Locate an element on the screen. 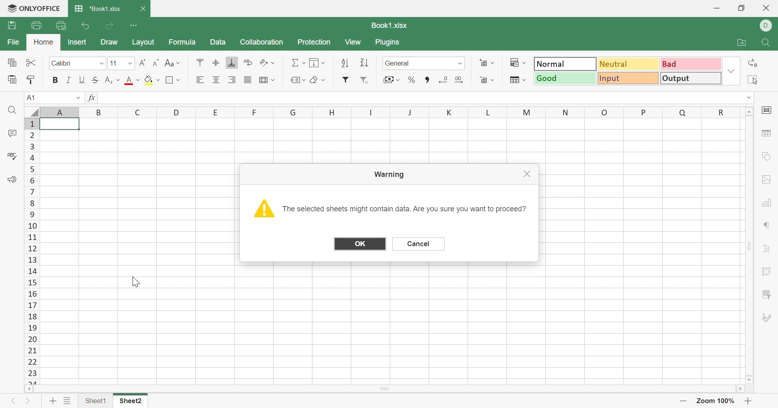 The height and width of the screenshot is (408, 778). Scroll Right is located at coordinates (739, 389).